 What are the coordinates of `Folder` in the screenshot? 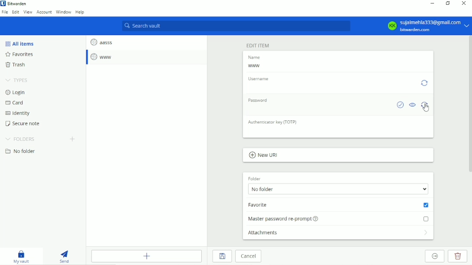 It's located at (254, 177).